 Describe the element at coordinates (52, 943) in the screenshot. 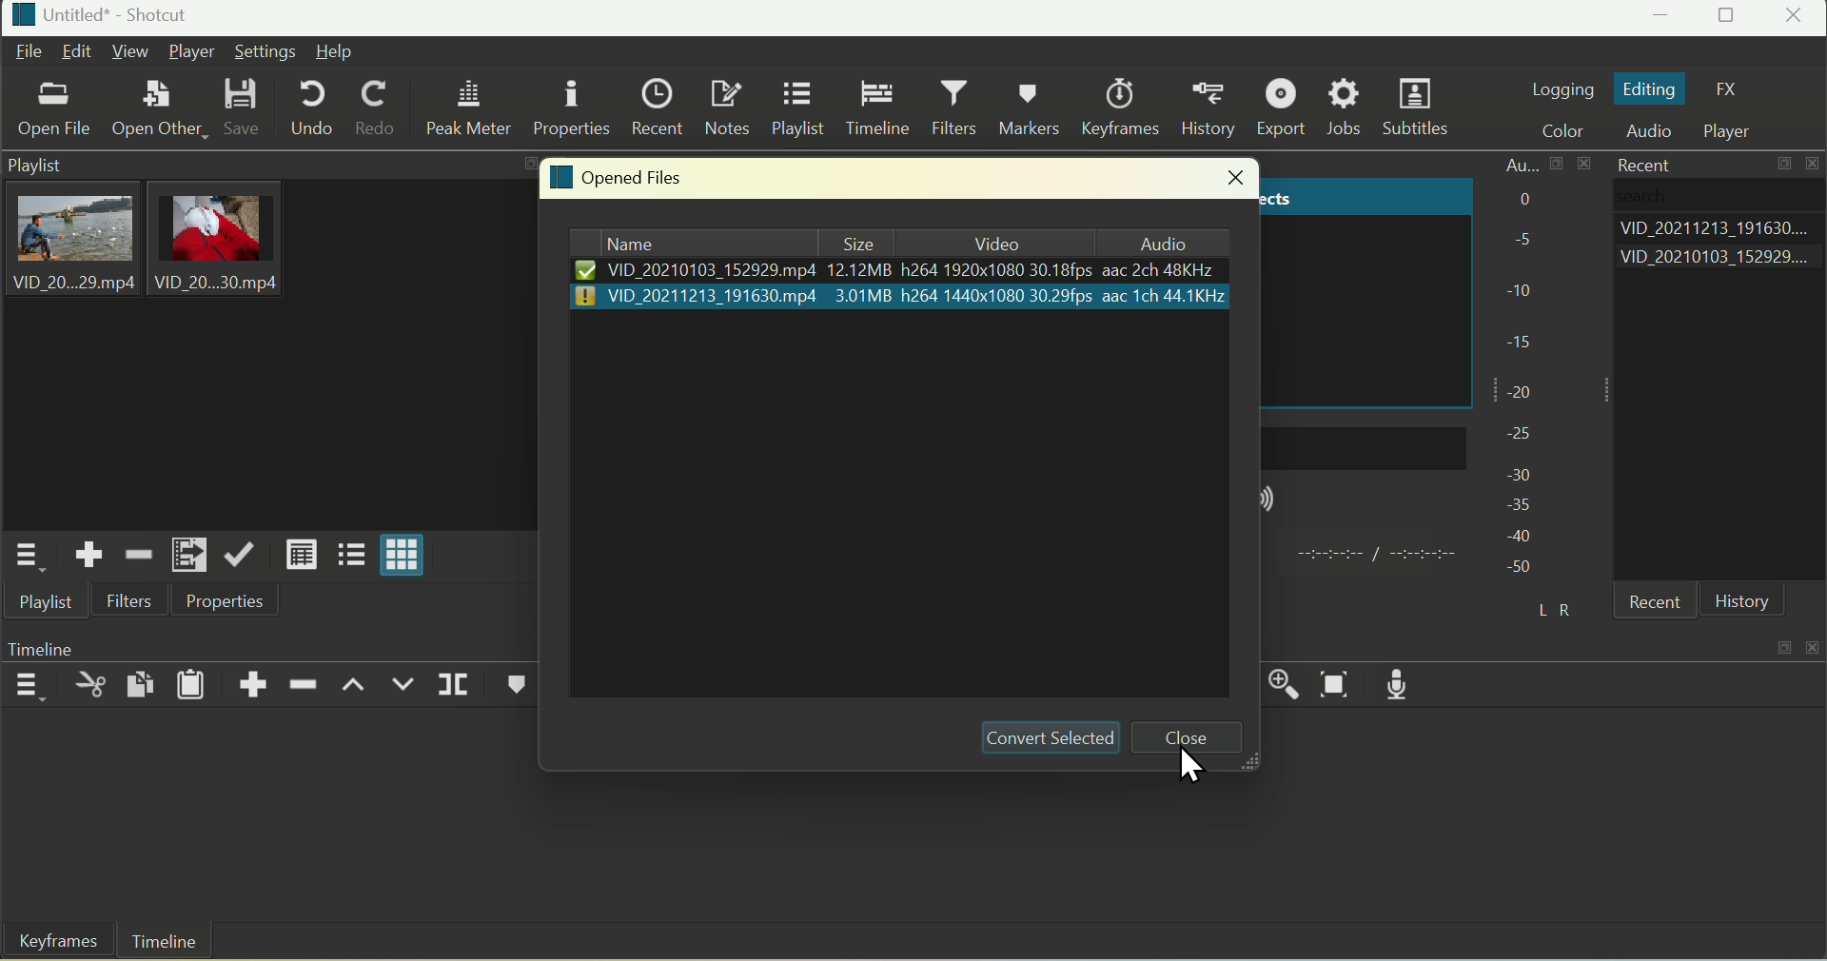

I see `Keyframes` at that location.